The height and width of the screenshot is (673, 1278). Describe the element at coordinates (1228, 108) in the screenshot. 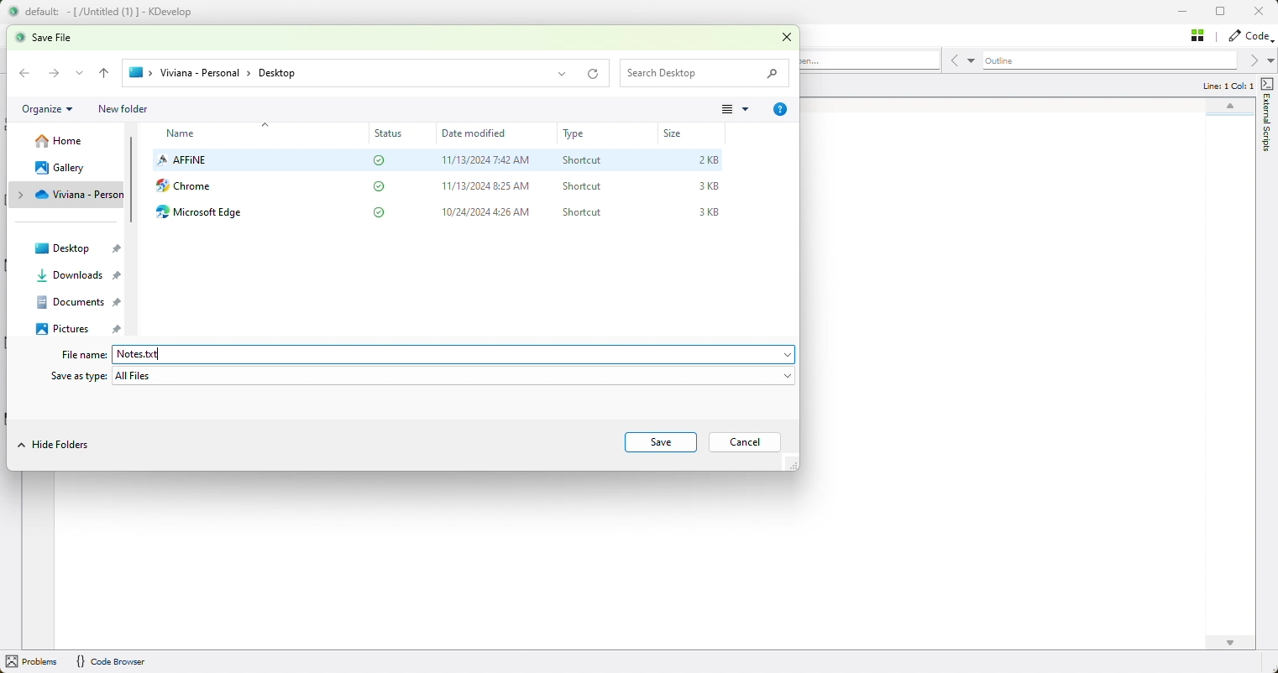

I see `scroll up` at that location.